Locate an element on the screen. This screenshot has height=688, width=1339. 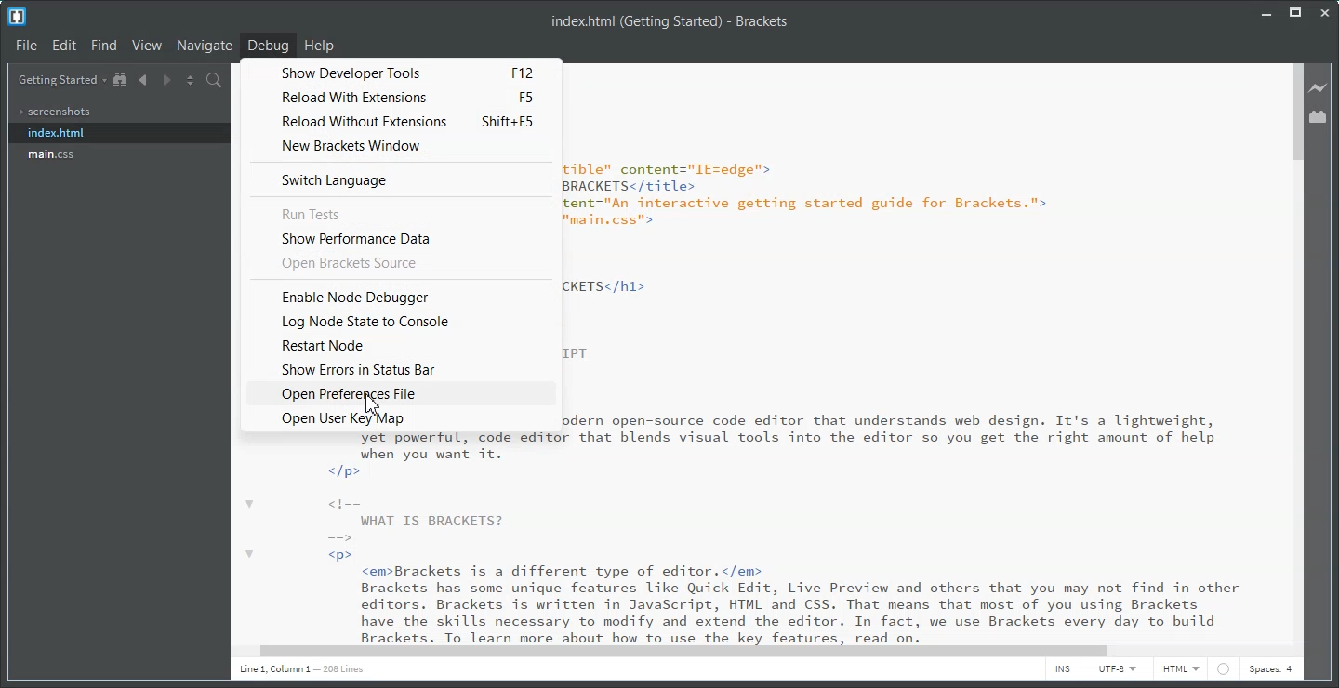
INS is located at coordinates (1063, 670).